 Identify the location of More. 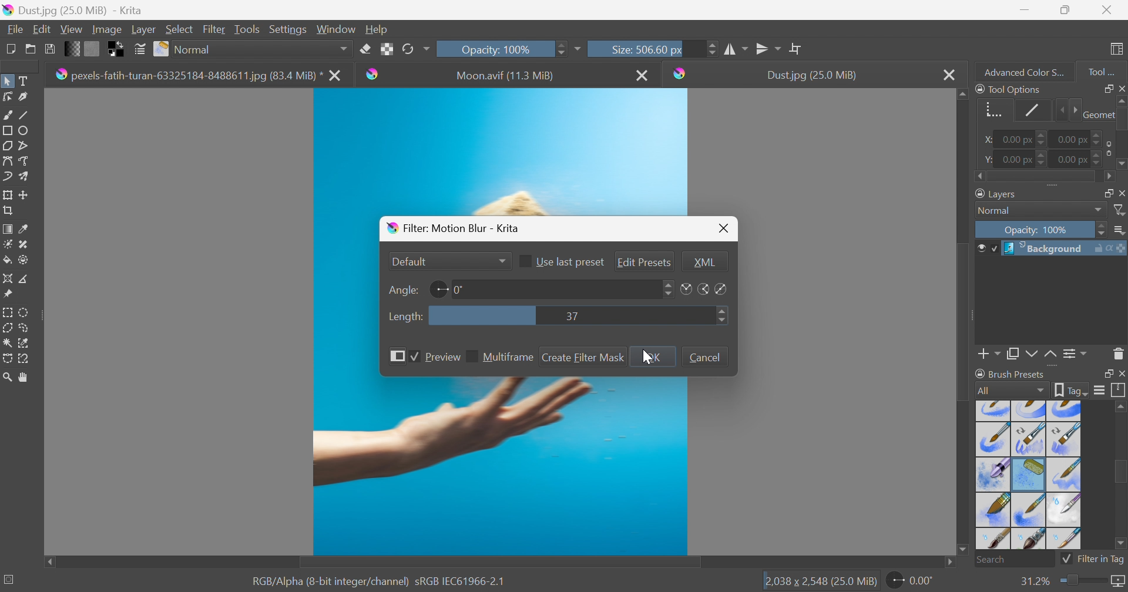
(394, 356).